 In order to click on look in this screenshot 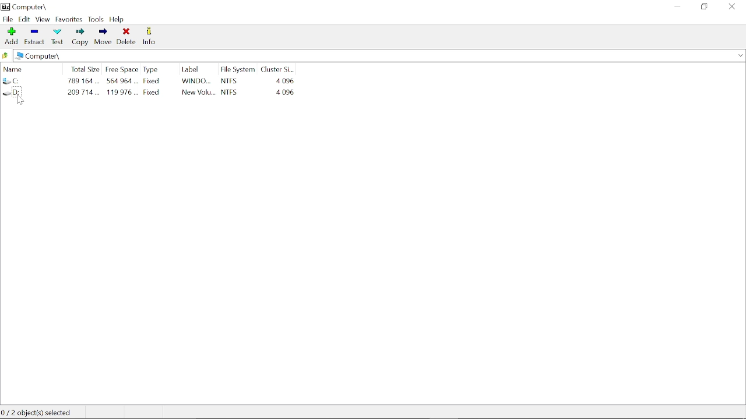, I will do `click(97, 19)`.